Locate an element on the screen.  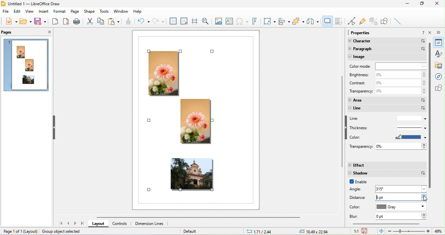
properties is located at coordinates (362, 33).